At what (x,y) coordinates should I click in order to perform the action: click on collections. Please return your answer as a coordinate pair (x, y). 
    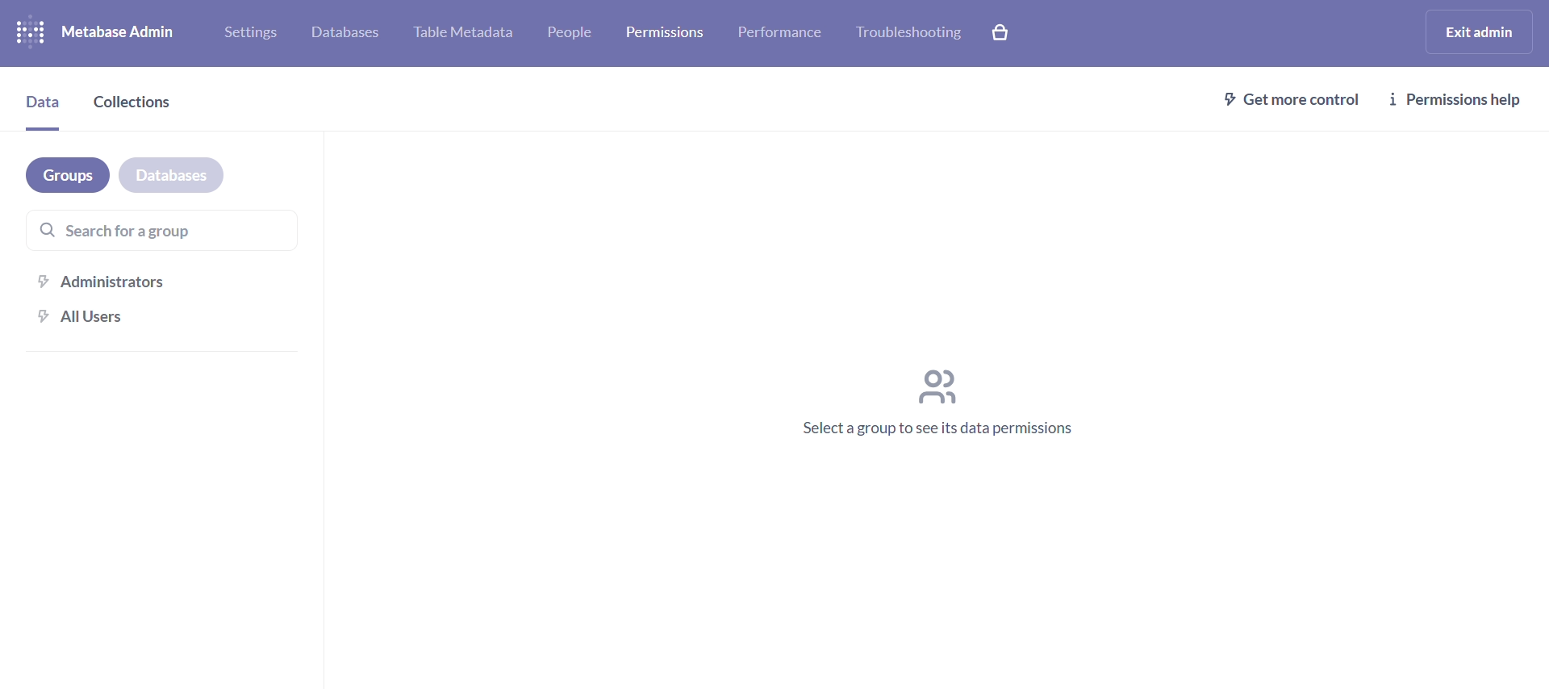
    Looking at the image, I should click on (132, 106).